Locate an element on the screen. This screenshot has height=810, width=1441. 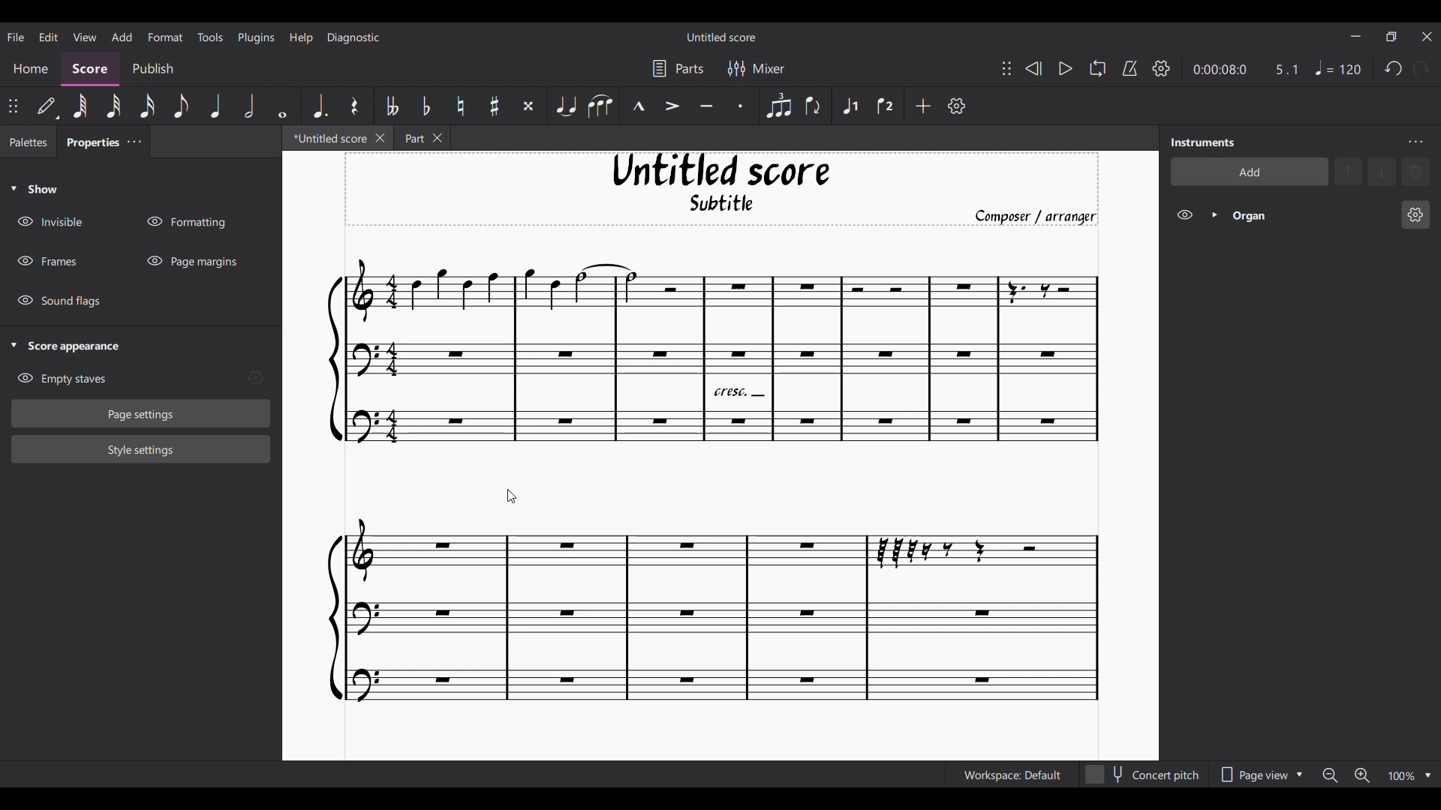
Parts settings is located at coordinates (678, 68).